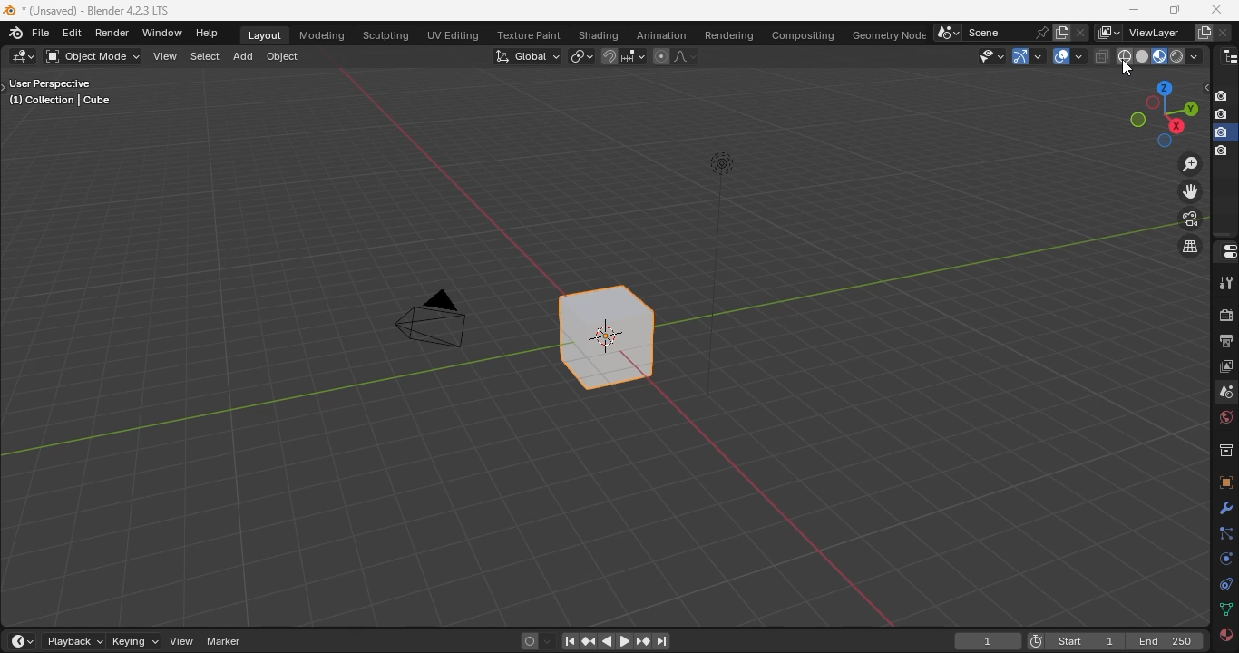  I want to click on keying, so click(136, 642).